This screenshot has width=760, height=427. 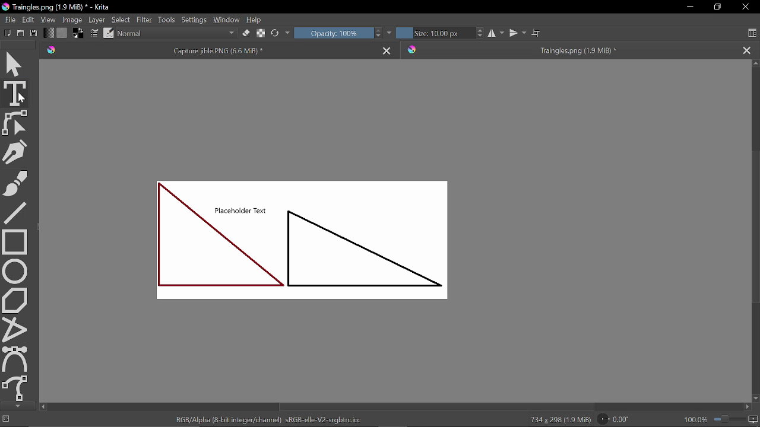 I want to click on Window, so click(x=226, y=20).